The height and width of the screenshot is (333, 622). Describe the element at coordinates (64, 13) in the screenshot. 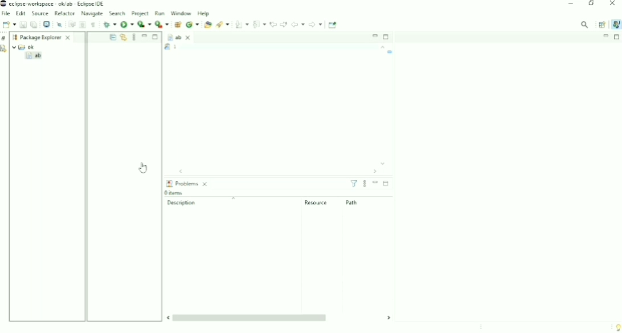

I see `Refactor` at that location.